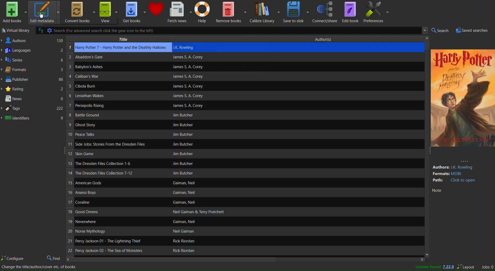  What do you see at coordinates (441, 30) in the screenshot?
I see `Search` at bounding box center [441, 30].